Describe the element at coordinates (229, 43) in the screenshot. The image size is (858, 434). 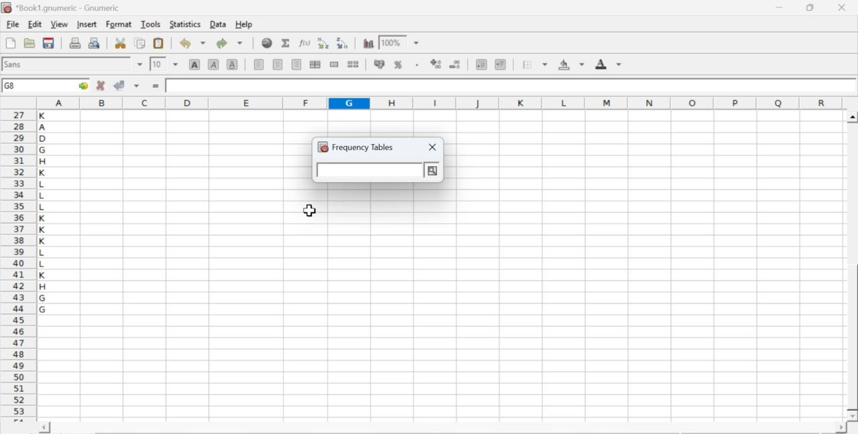
I see `redo` at that location.